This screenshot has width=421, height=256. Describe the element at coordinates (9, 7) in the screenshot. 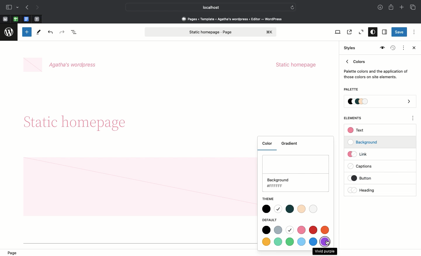

I see `Sidebar` at that location.